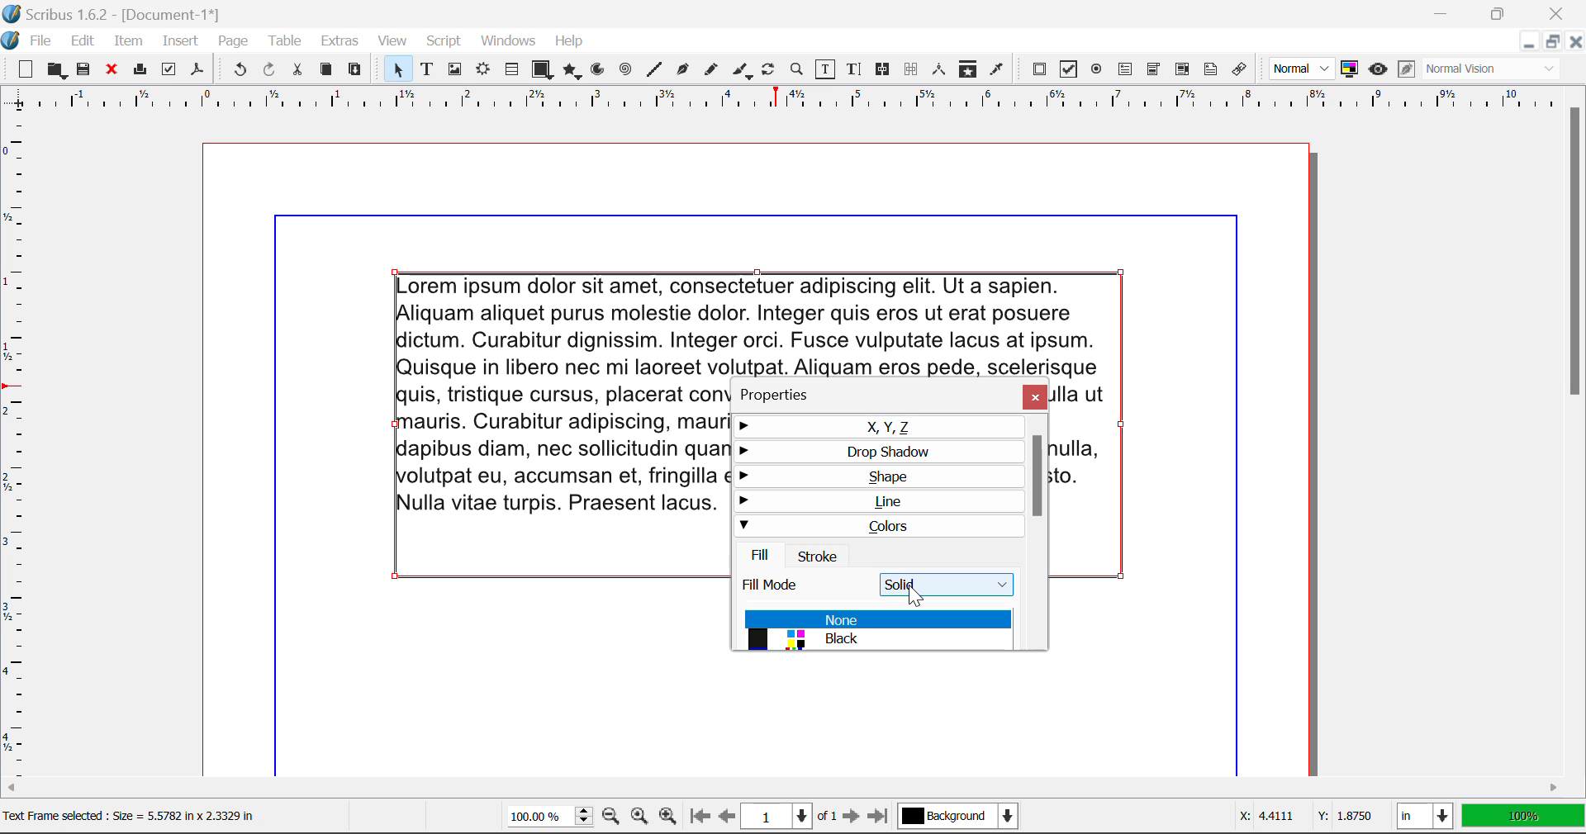 Image resolution: width=1586 pixels, height=834 pixels. I want to click on Cursor Position, so click(916, 595).